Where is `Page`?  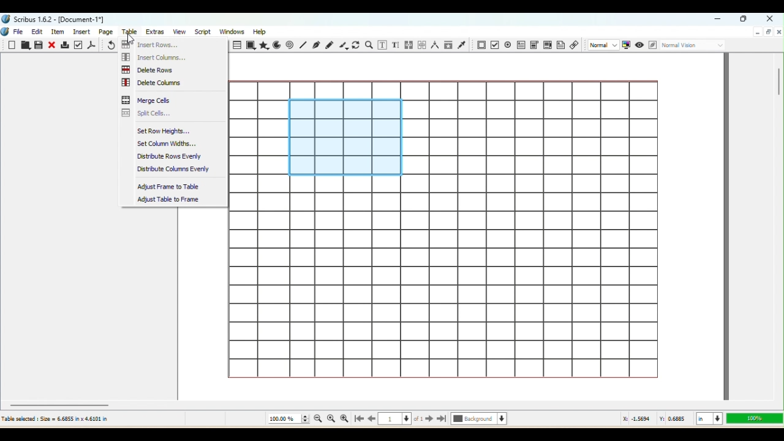
Page is located at coordinates (107, 31).